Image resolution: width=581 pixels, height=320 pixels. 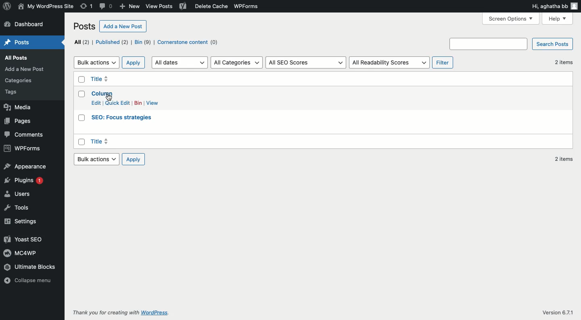 I want to click on Screen options, so click(x=511, y=19).